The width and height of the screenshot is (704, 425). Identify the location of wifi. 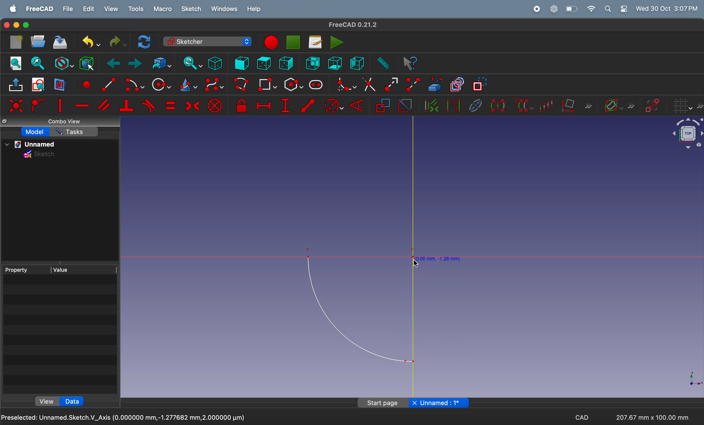
(591, 9).